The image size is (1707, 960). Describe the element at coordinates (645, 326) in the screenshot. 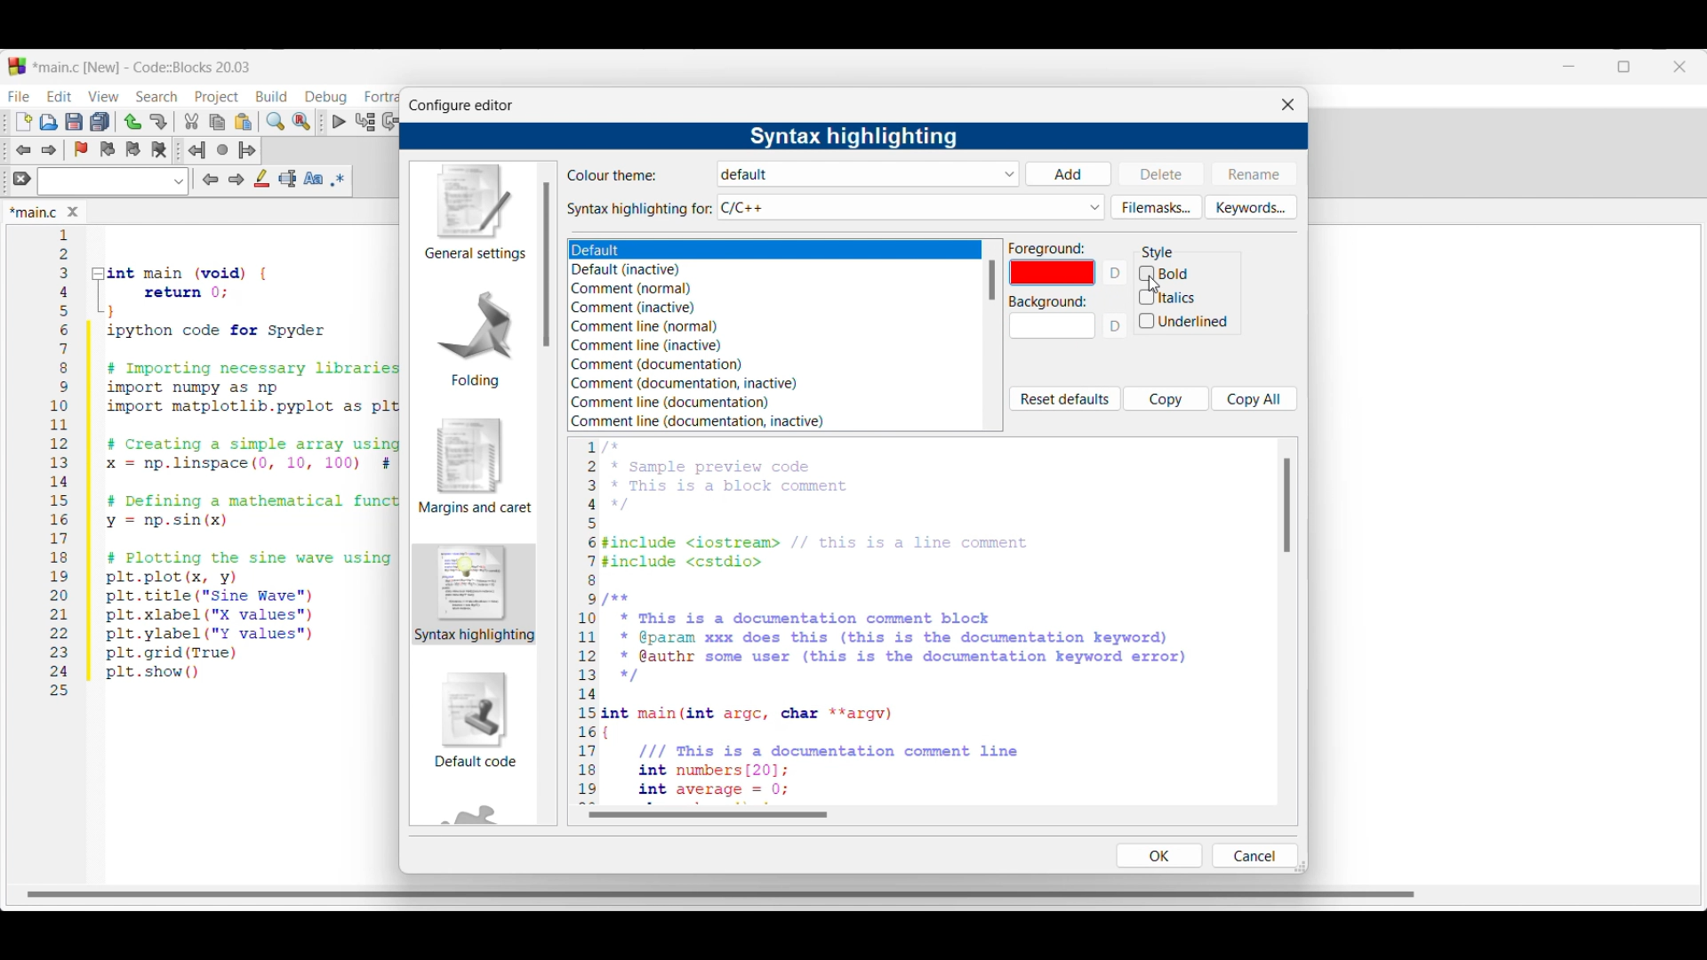

I see `Comment line (normal)` at that location.